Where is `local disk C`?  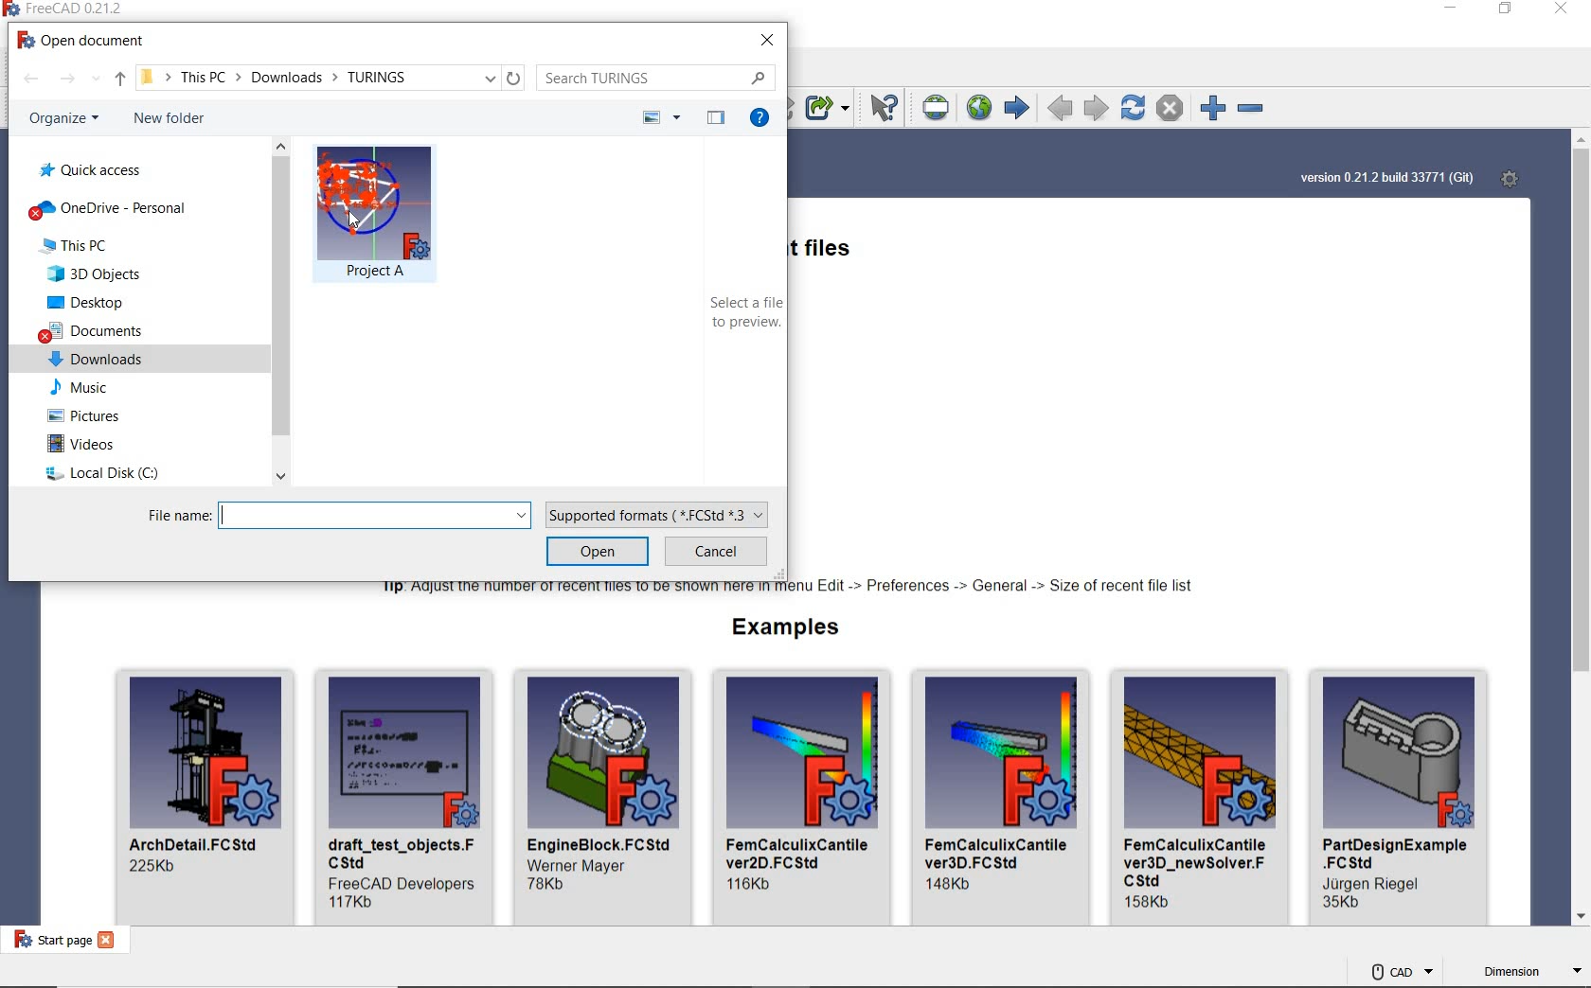 local disk C is located at coordinates (103, 470).